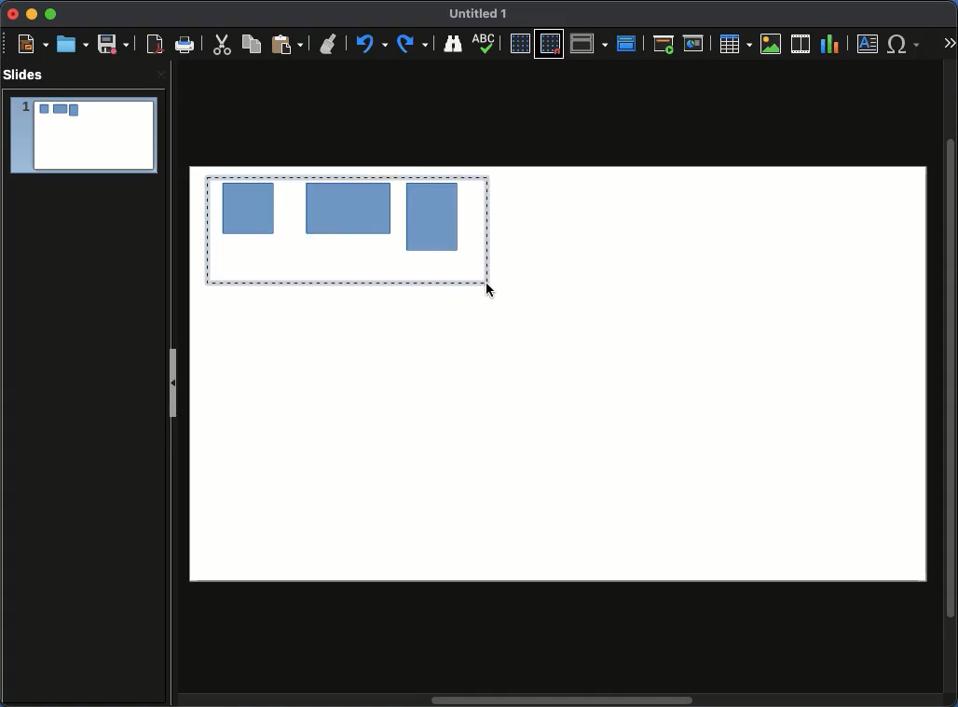  I want to click on Display views, so click(589, 43).